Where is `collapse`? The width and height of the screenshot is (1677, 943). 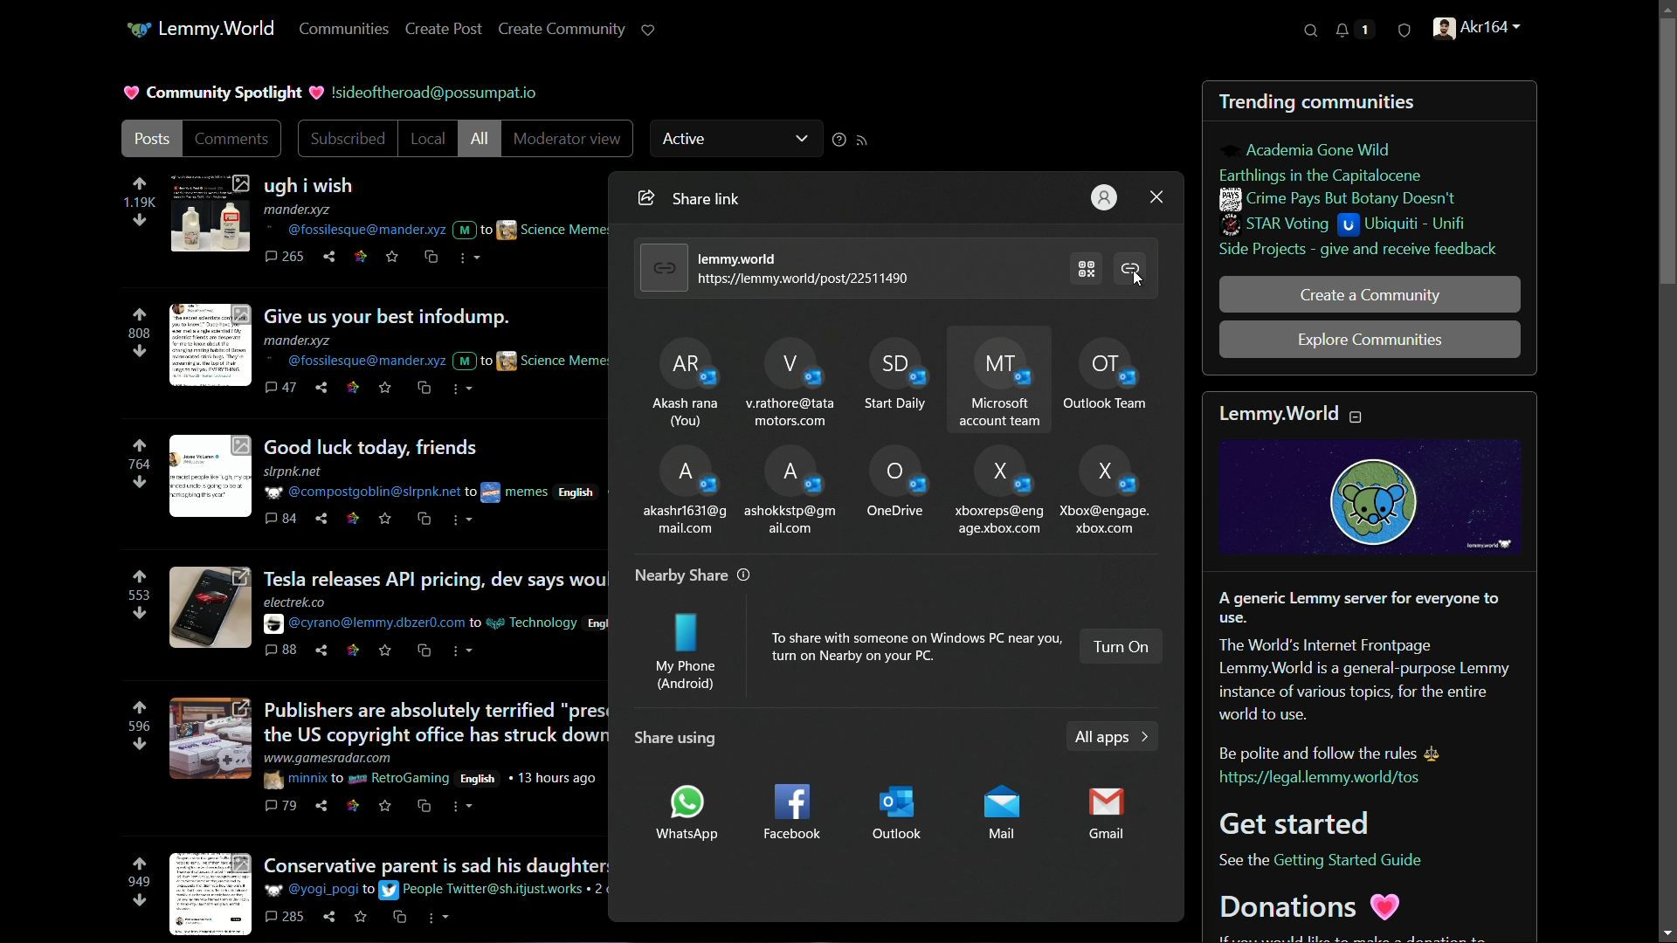 collapse is located at coordinates (1357, 416).